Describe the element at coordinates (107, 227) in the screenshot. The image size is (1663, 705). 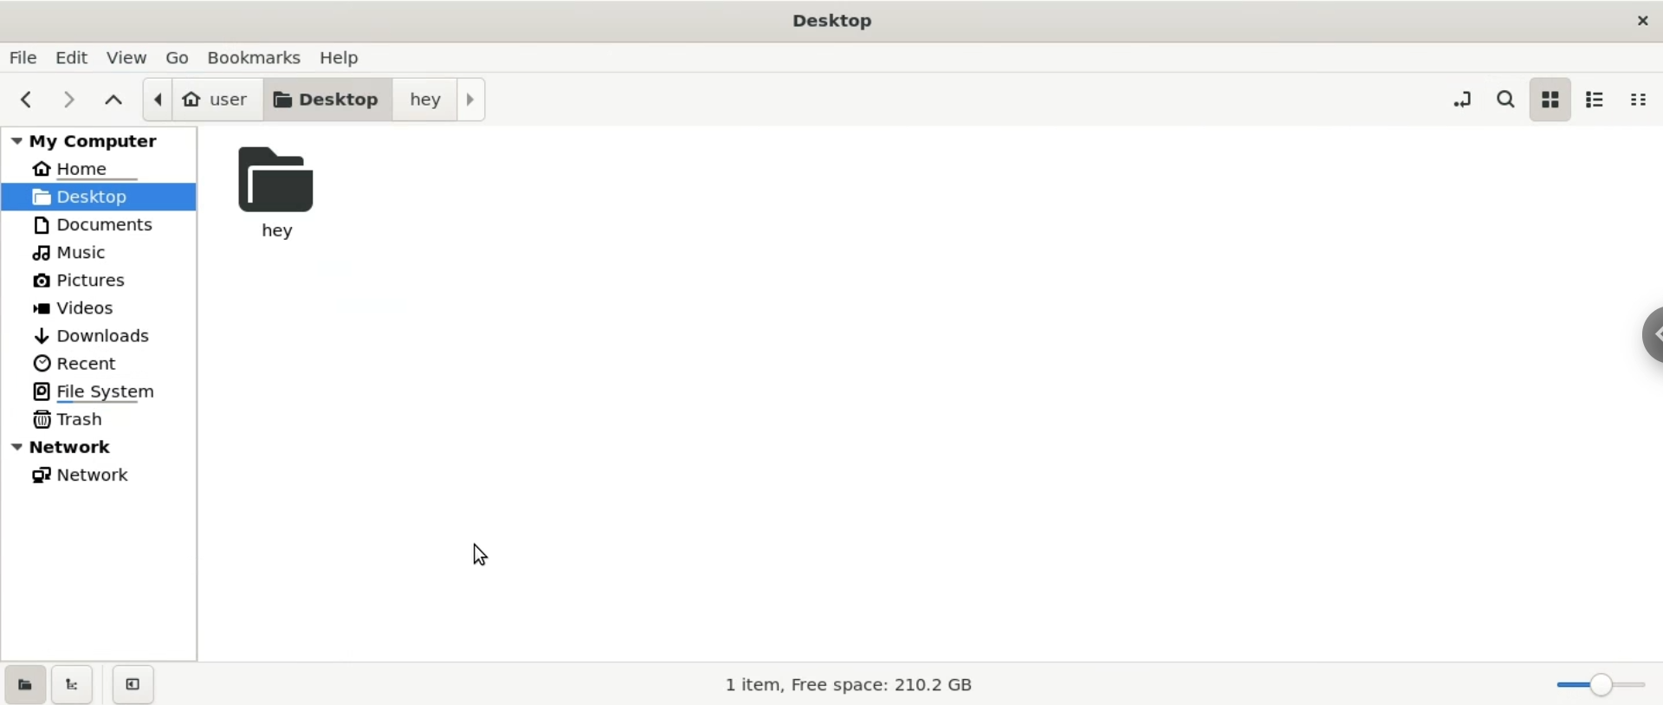
I see `documents` at that location.